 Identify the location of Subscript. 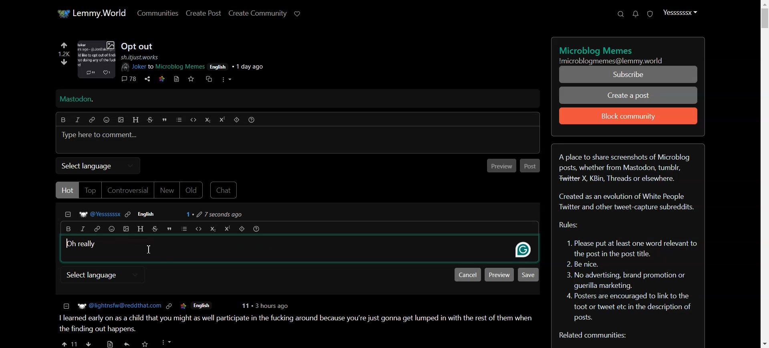
(212, 229).